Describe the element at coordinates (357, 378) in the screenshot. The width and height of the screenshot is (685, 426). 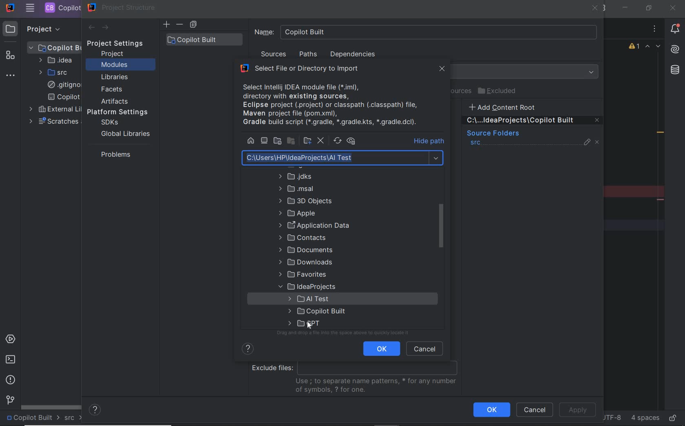
I see `exclude files` at that location.